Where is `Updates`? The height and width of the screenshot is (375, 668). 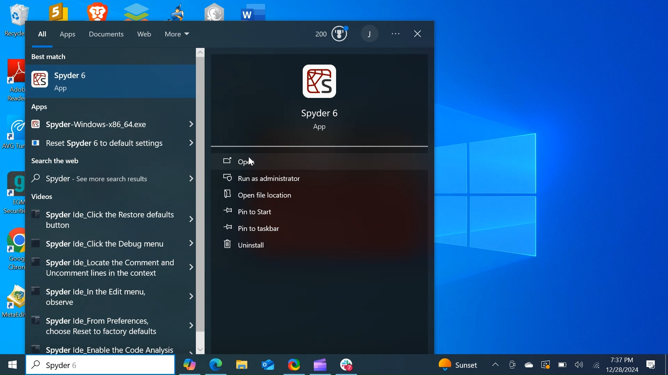
Updates is located at coordinates (462, 364).